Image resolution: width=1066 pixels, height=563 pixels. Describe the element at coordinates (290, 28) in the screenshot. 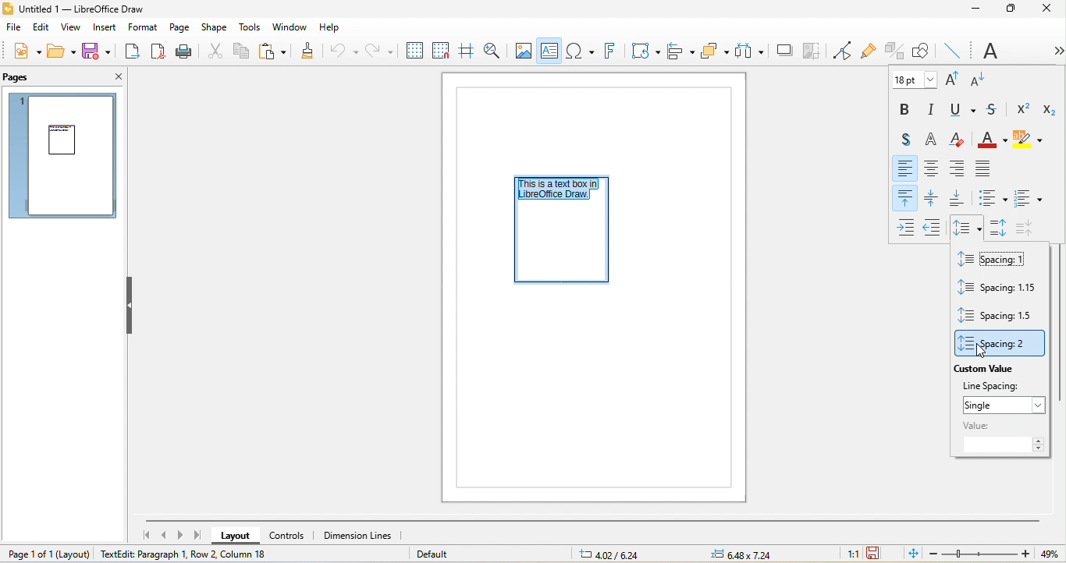

I see `window` at that location.